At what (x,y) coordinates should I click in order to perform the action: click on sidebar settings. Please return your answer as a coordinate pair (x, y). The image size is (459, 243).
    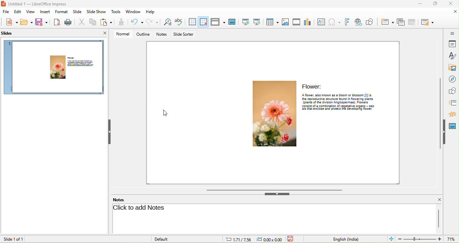
    Looking at the image, I should click on (453, 33).